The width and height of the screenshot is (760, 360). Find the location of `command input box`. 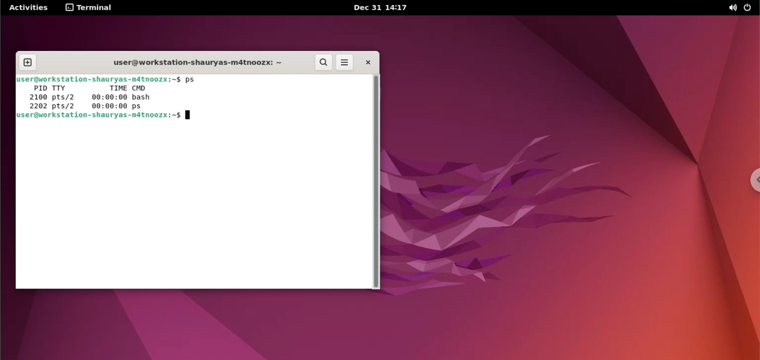

command input box is located at coordinates (191, 209).